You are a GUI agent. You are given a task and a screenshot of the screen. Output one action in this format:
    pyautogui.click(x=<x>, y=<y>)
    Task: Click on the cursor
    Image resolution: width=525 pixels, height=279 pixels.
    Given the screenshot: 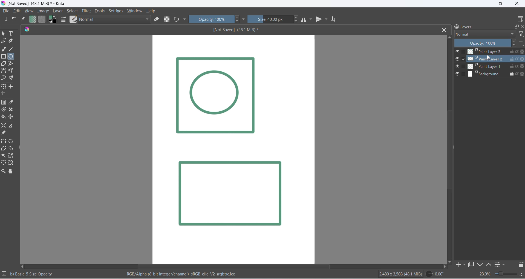 What is the action you would take?
    pyautogui.click(x=488, y=59)
    